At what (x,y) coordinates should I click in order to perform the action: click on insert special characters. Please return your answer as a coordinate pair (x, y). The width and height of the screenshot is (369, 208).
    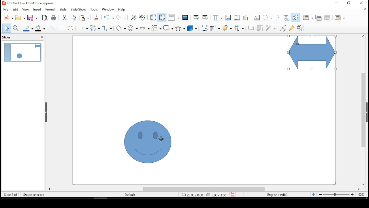
    Looking at the image, I should click on (268, 18).